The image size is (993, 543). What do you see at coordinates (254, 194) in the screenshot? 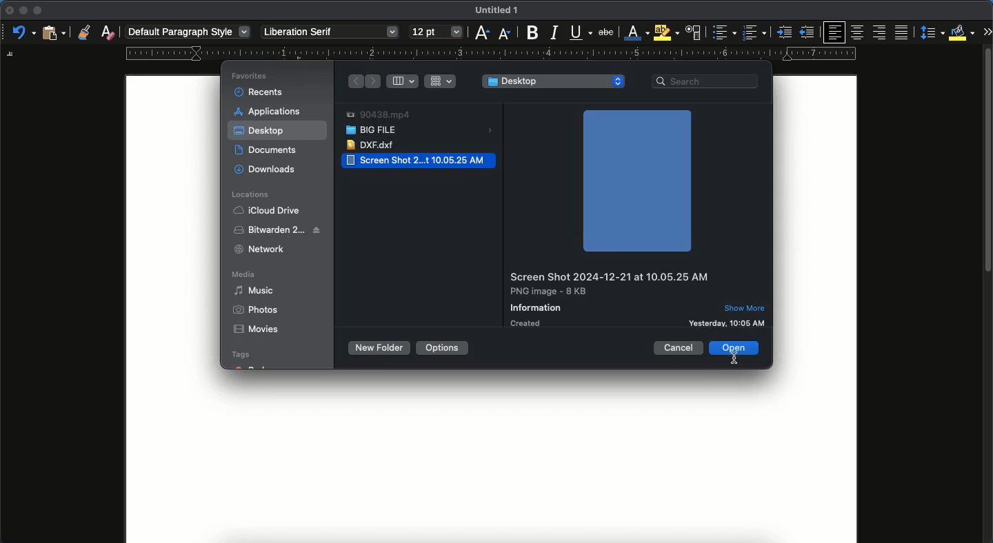
I see `location` at bounding box center [254, 194].